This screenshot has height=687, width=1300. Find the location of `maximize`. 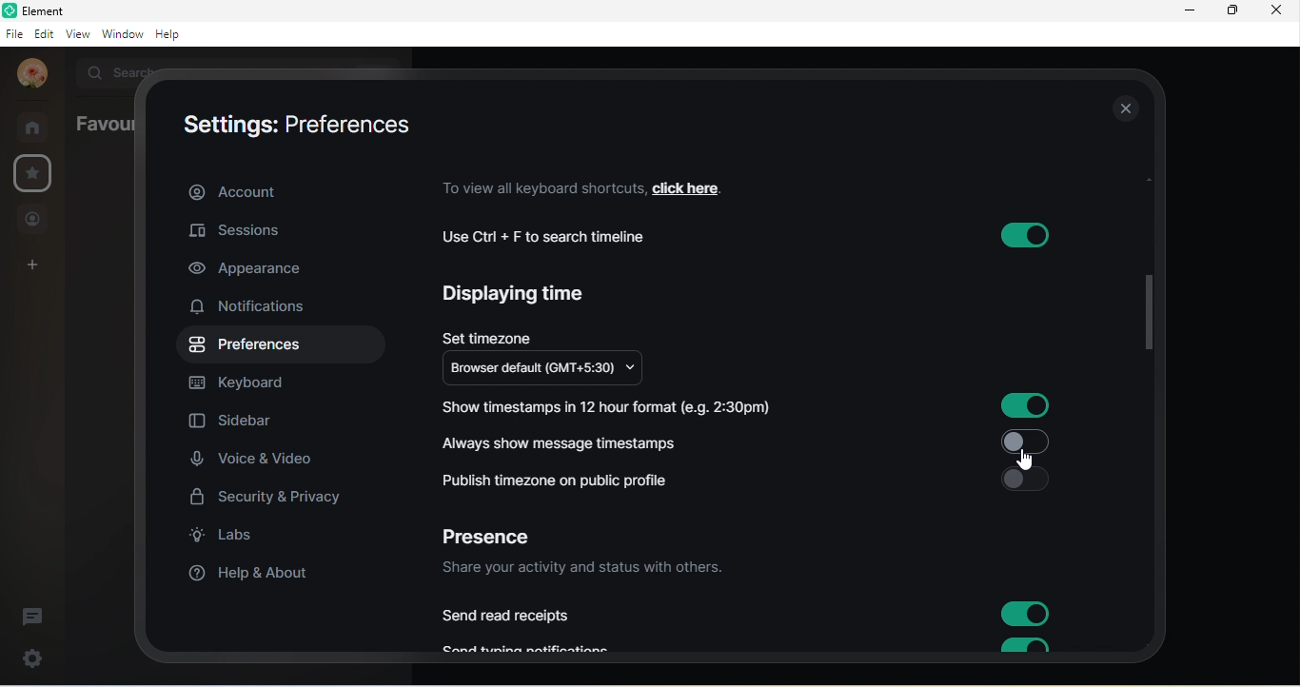

maximize is located at coordinates (1231, 12).